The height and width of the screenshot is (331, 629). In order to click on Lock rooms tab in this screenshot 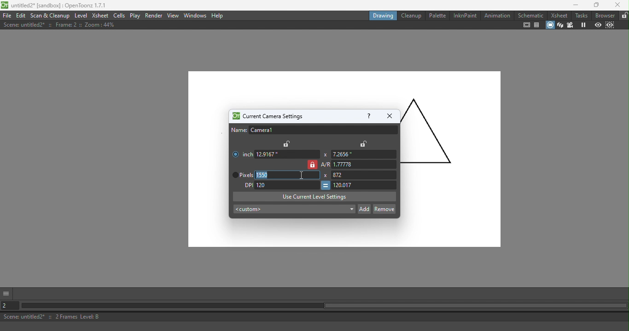, I will do `click(623, 16)`.